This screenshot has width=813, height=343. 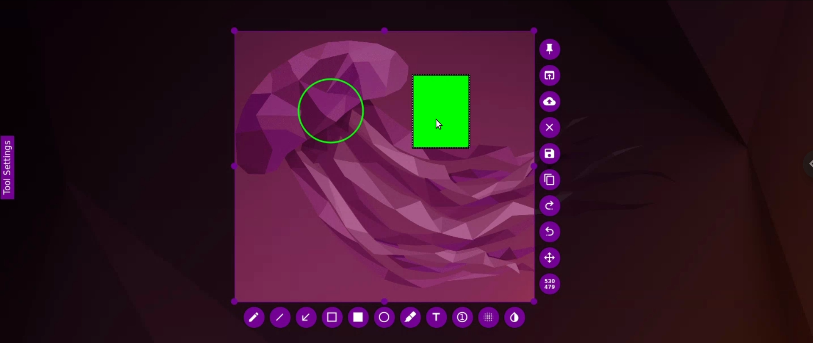 What do you see at coordinates (8, 166) in the screenshot?
I see `toolbar settings` at bounding box center [8, 166].